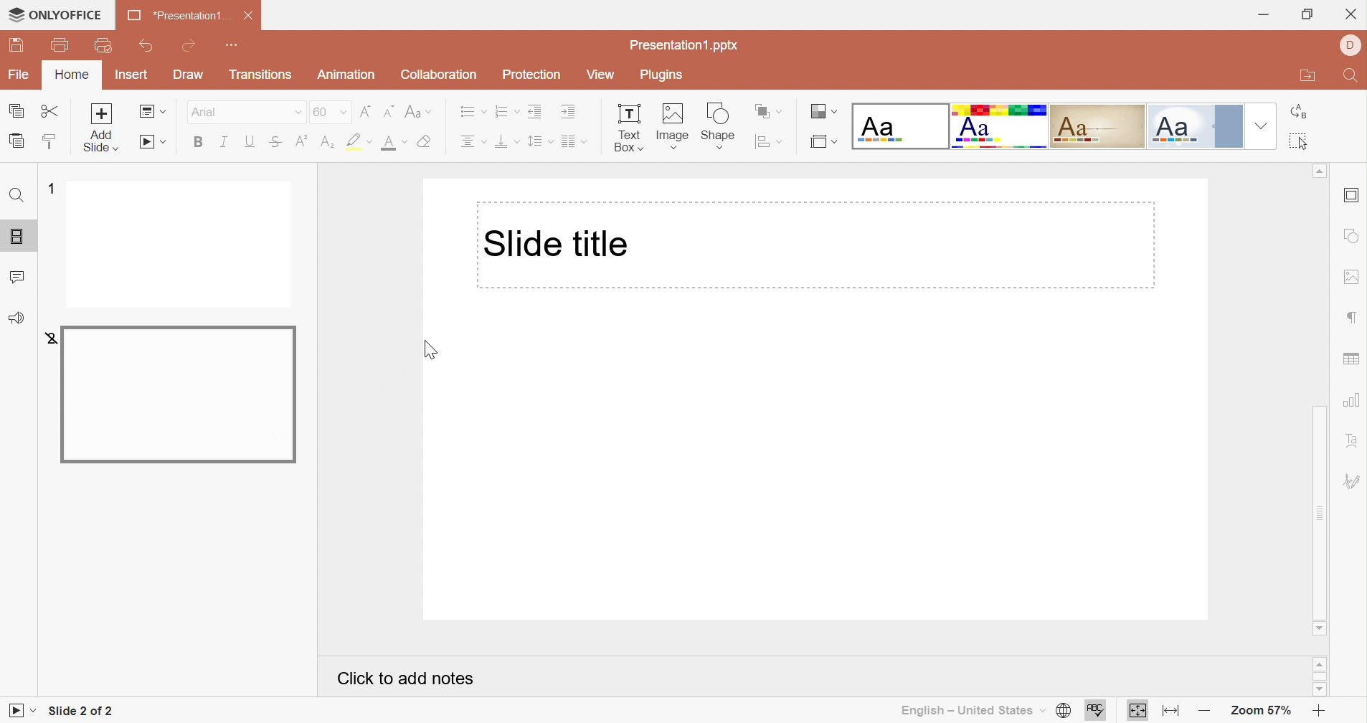 The image size is (1367, 723). What do you see at coordinates (60, 45) in the screenshot?
I see `Print` at bounding box center [60, 45].